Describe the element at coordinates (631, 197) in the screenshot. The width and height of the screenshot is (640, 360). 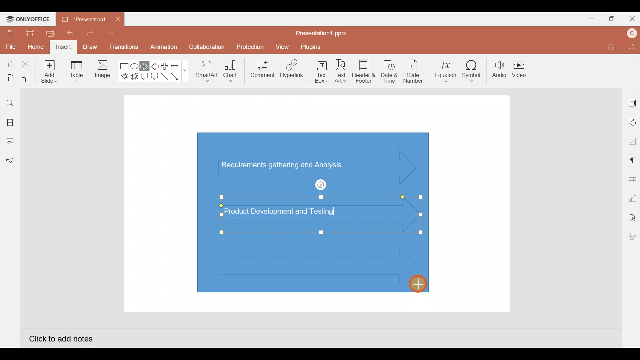
I see `Chart settings` at that location.